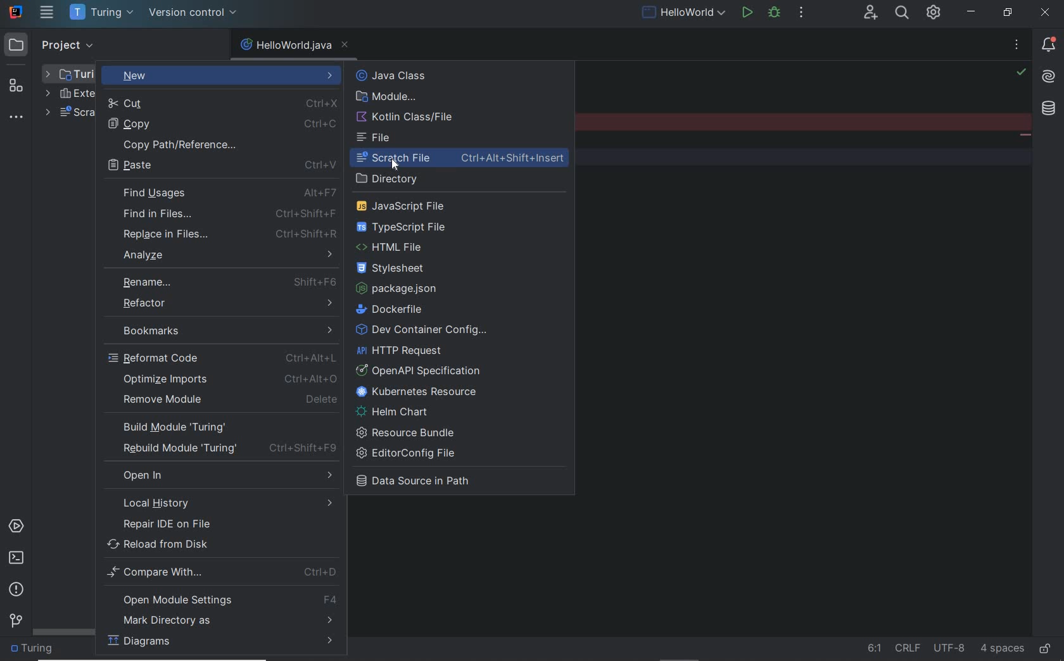 Image resolution: width=1064 pixels, height=661 pixels. I want to click on cursor, so click(396, 164).